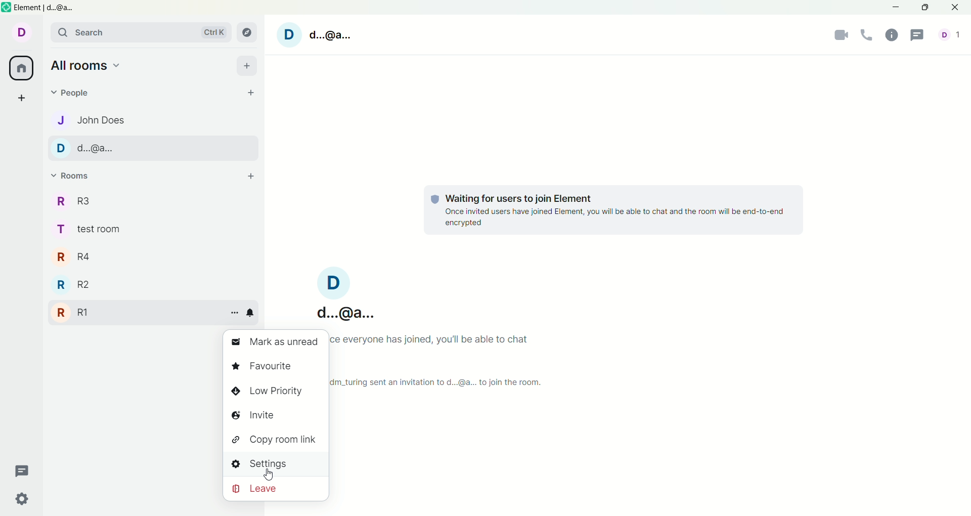 This screenshot has width=971, height=516. Describe the element at coordinates (49, 9) in the screenshot. I see `element d@a` at that location.